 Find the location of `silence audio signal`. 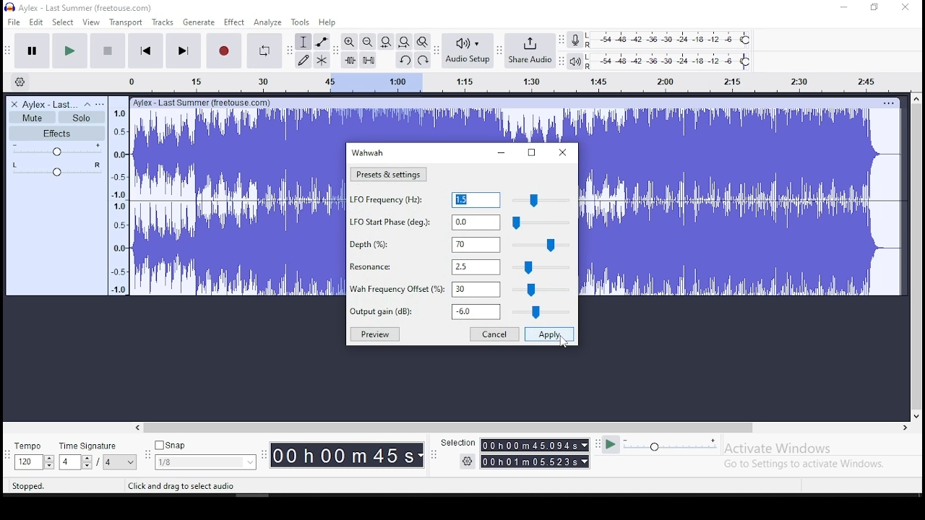

silence audio signal is located at coordinates (368, 58).